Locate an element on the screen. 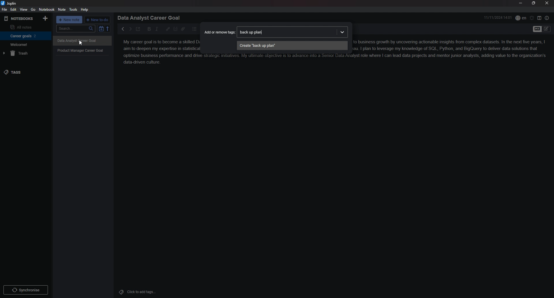 Image resolution: width=554 pixels, height=298 pixels. notebook is located at coordinates (47, 9).